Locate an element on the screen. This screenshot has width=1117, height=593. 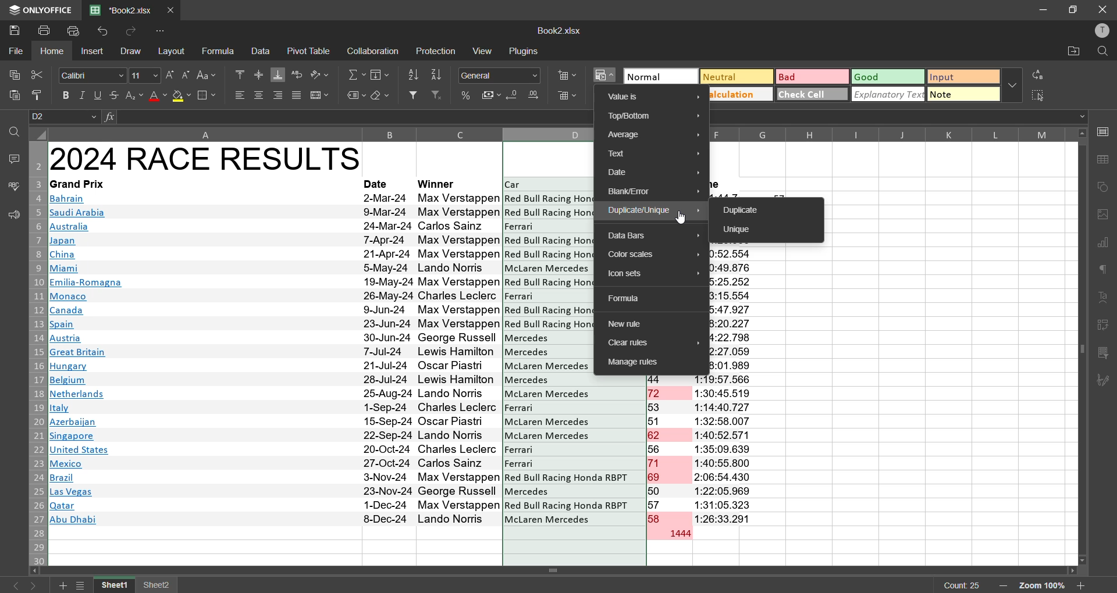
collaboration is located at coordinates (371, 52).